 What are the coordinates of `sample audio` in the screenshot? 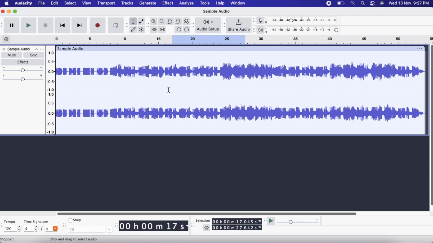 It's located at (70, 48).